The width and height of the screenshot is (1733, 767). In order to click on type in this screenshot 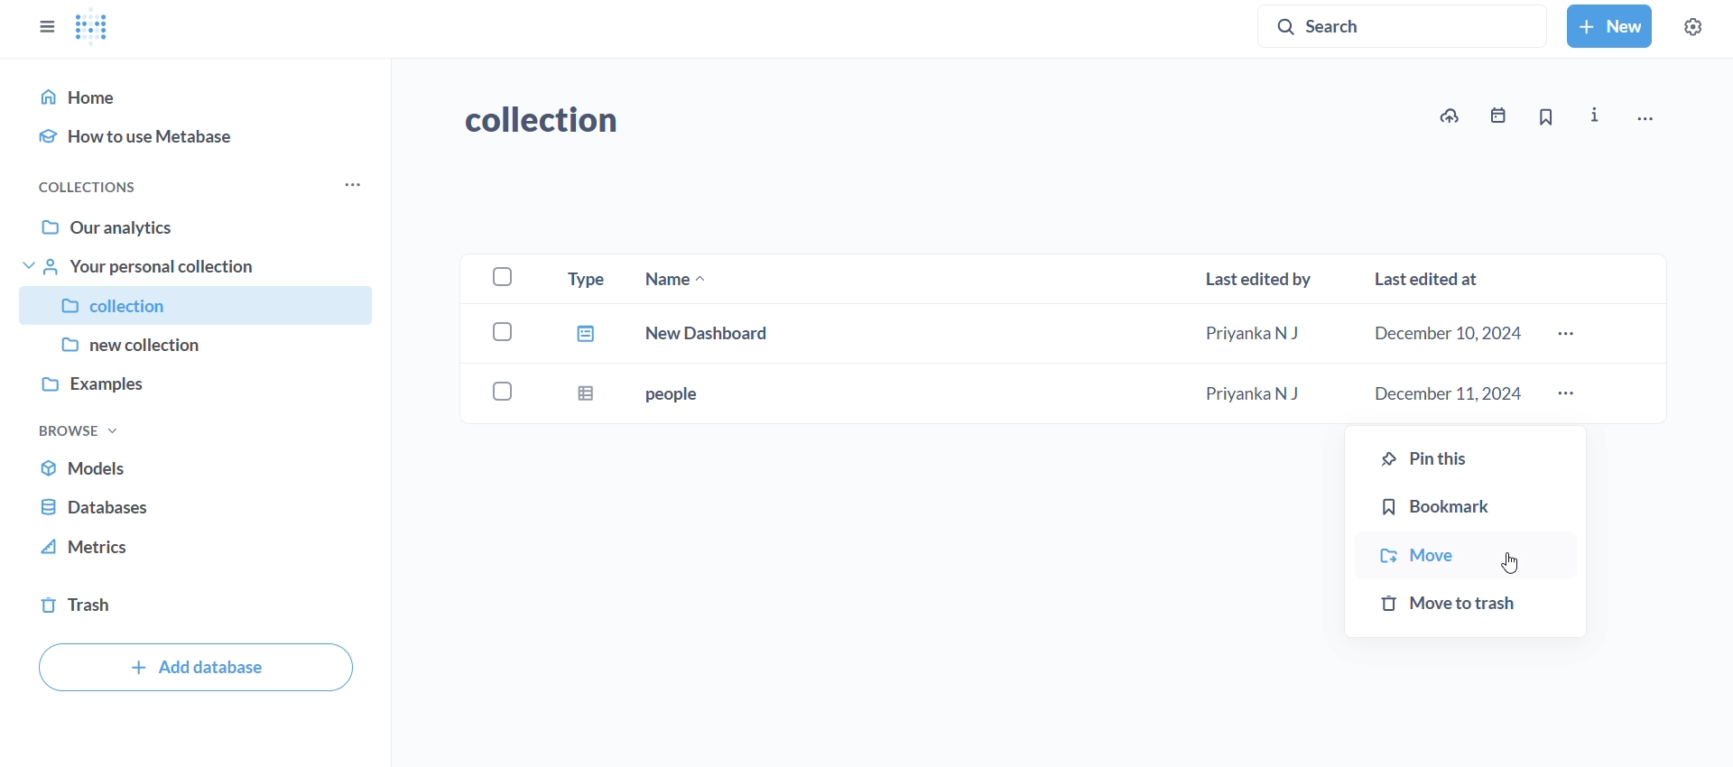, I will do `click(580, 275)`.